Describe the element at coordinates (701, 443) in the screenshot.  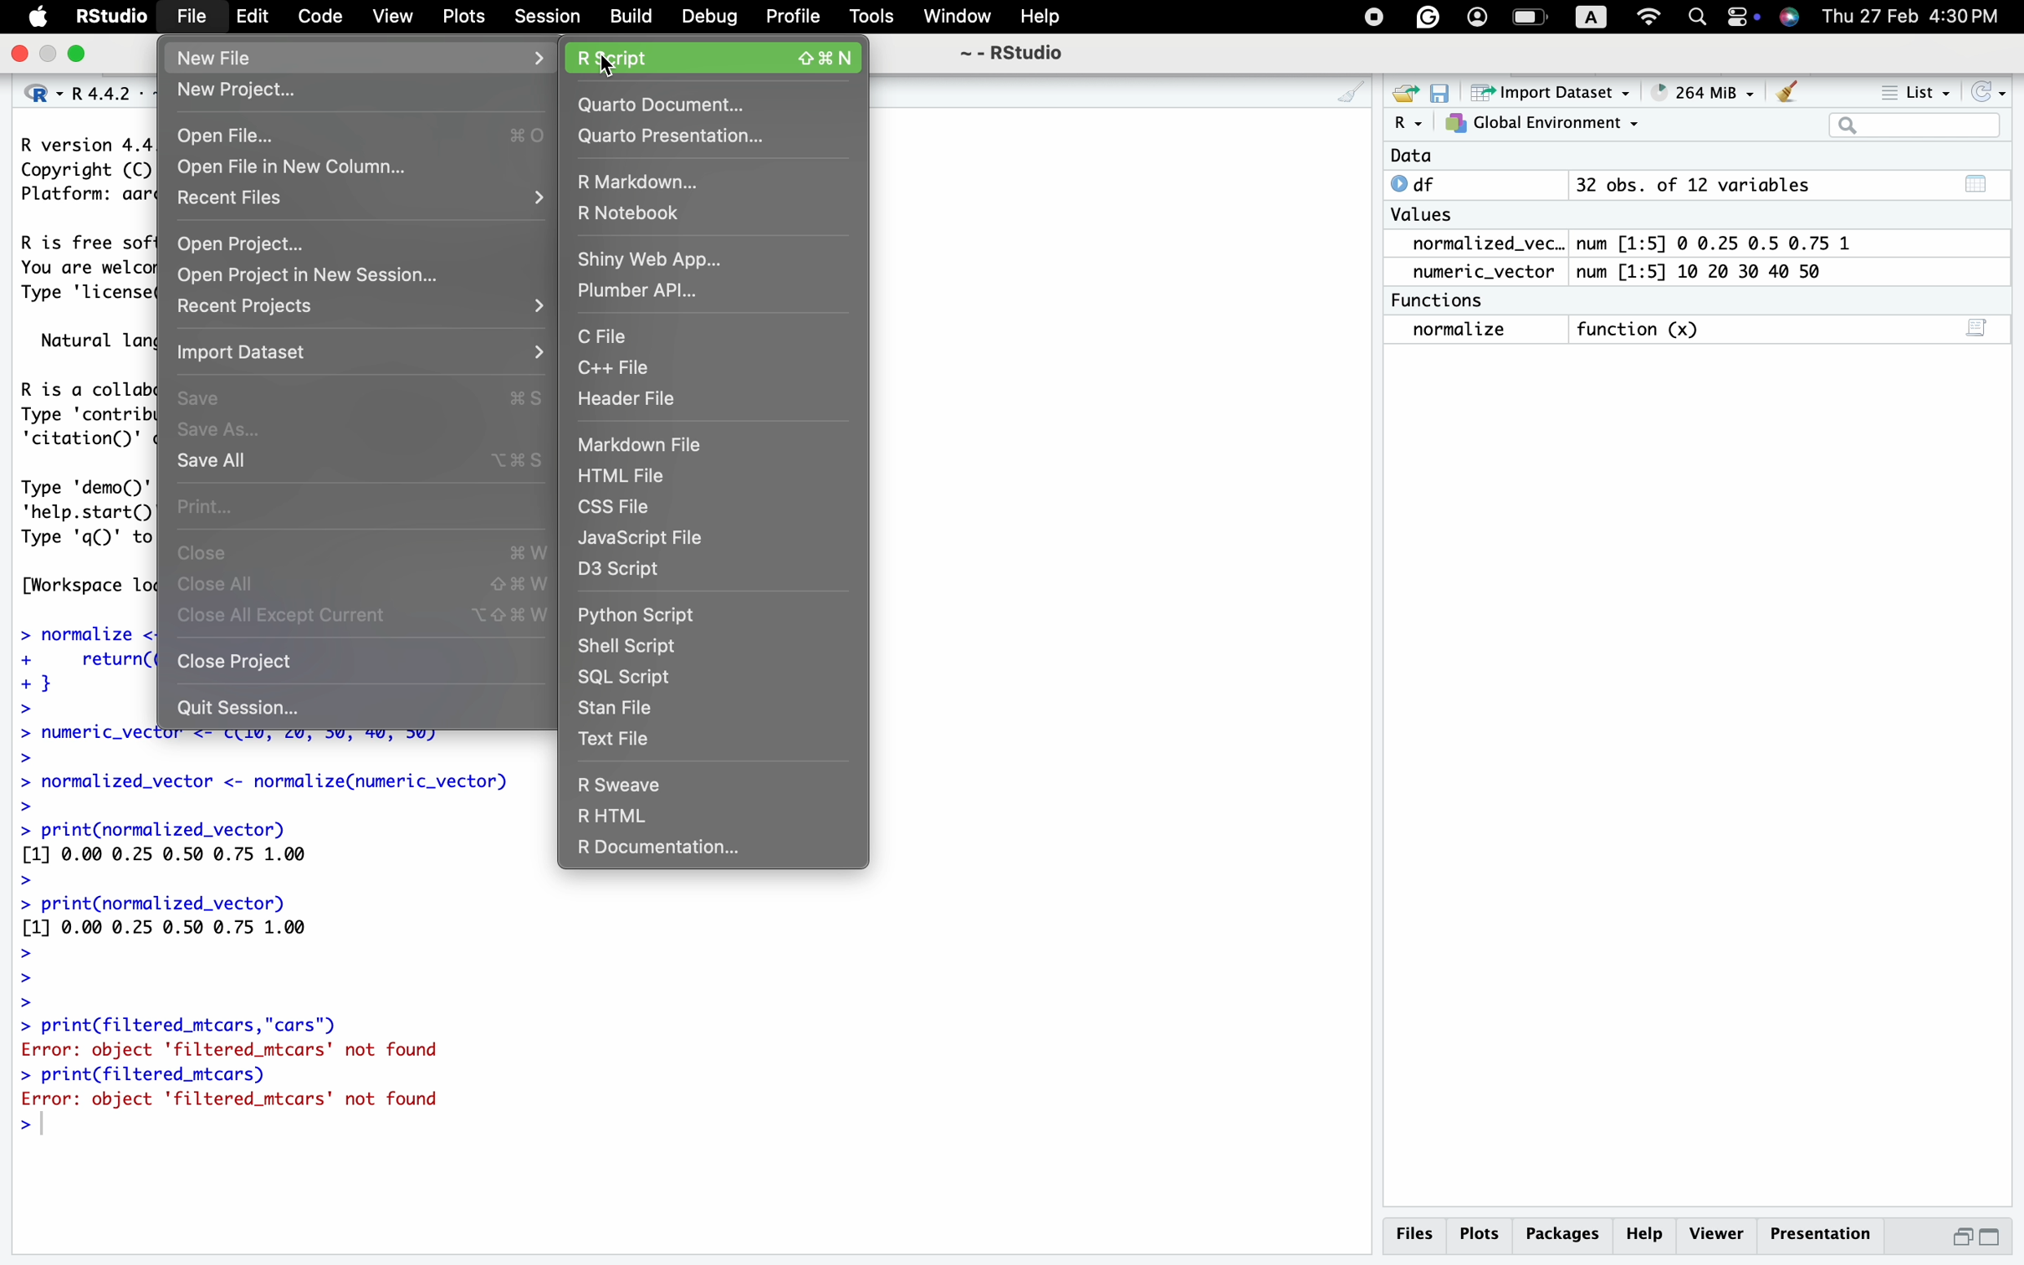
I see `markdown file` at that location.